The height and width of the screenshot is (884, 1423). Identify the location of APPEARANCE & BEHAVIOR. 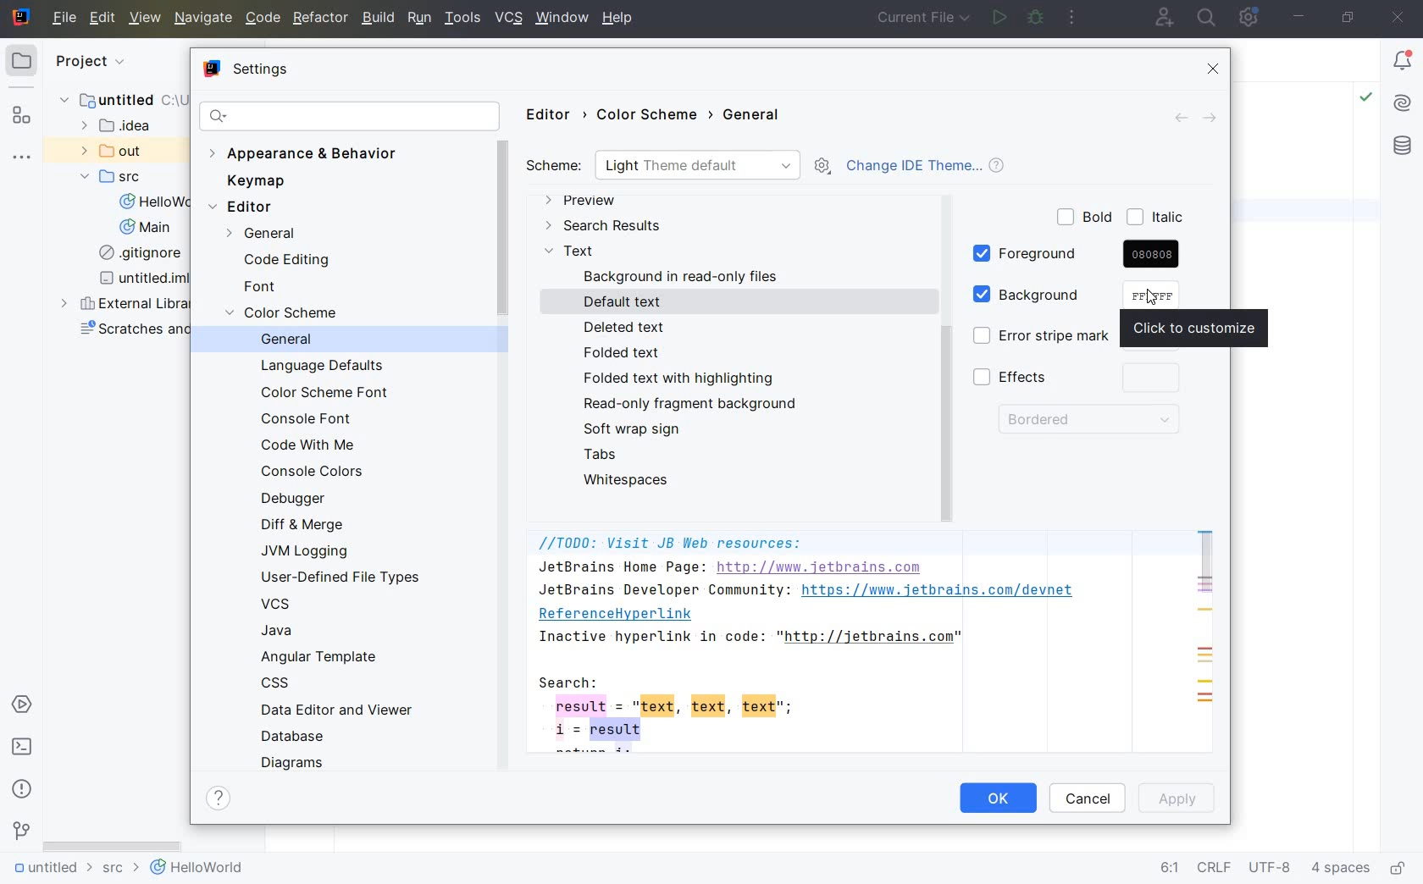
(307, 155).